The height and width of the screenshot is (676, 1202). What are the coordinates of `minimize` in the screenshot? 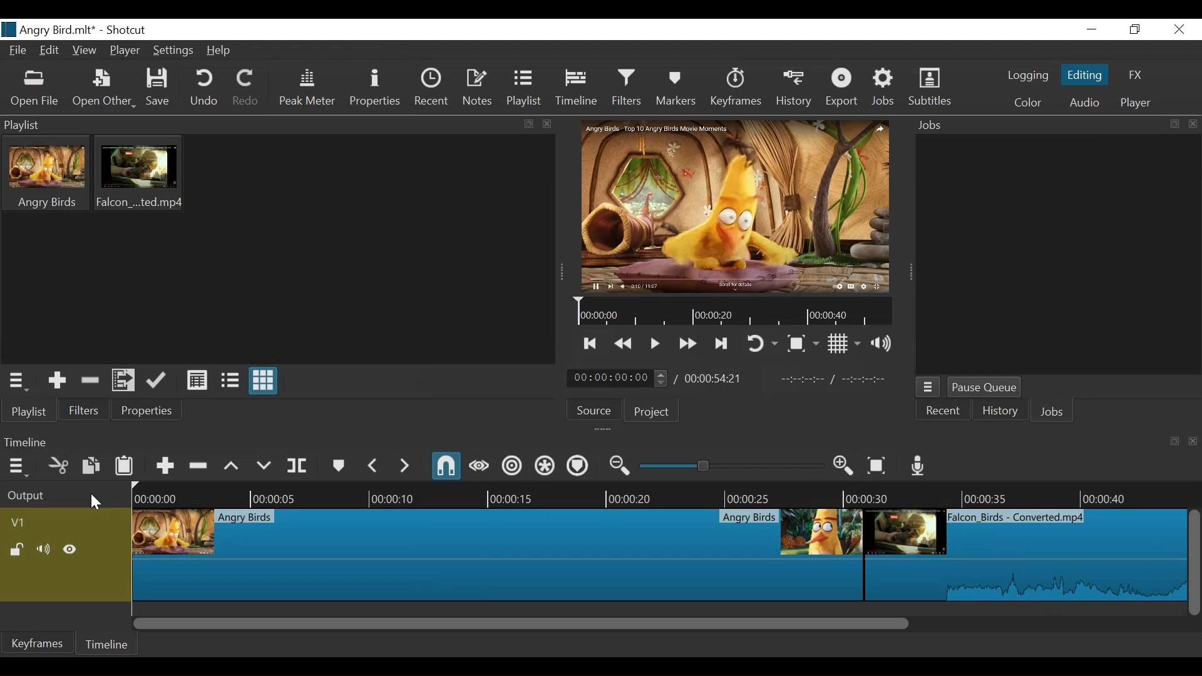 It's located at (1092, 29).